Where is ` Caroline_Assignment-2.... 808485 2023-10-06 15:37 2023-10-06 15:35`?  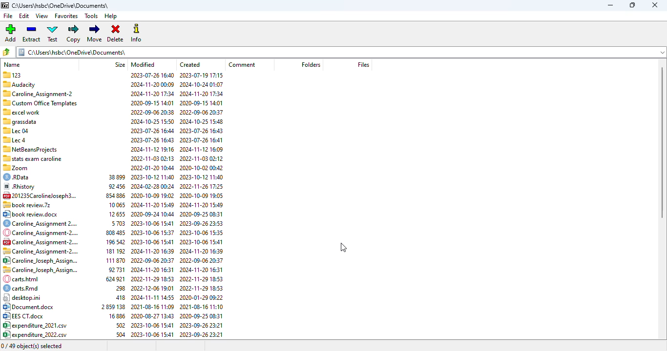
 Caroline_Assignment-2.... 808485 2023-10-06 15:37 2023-10-06 15:35 is located at coordinates (113, 223).